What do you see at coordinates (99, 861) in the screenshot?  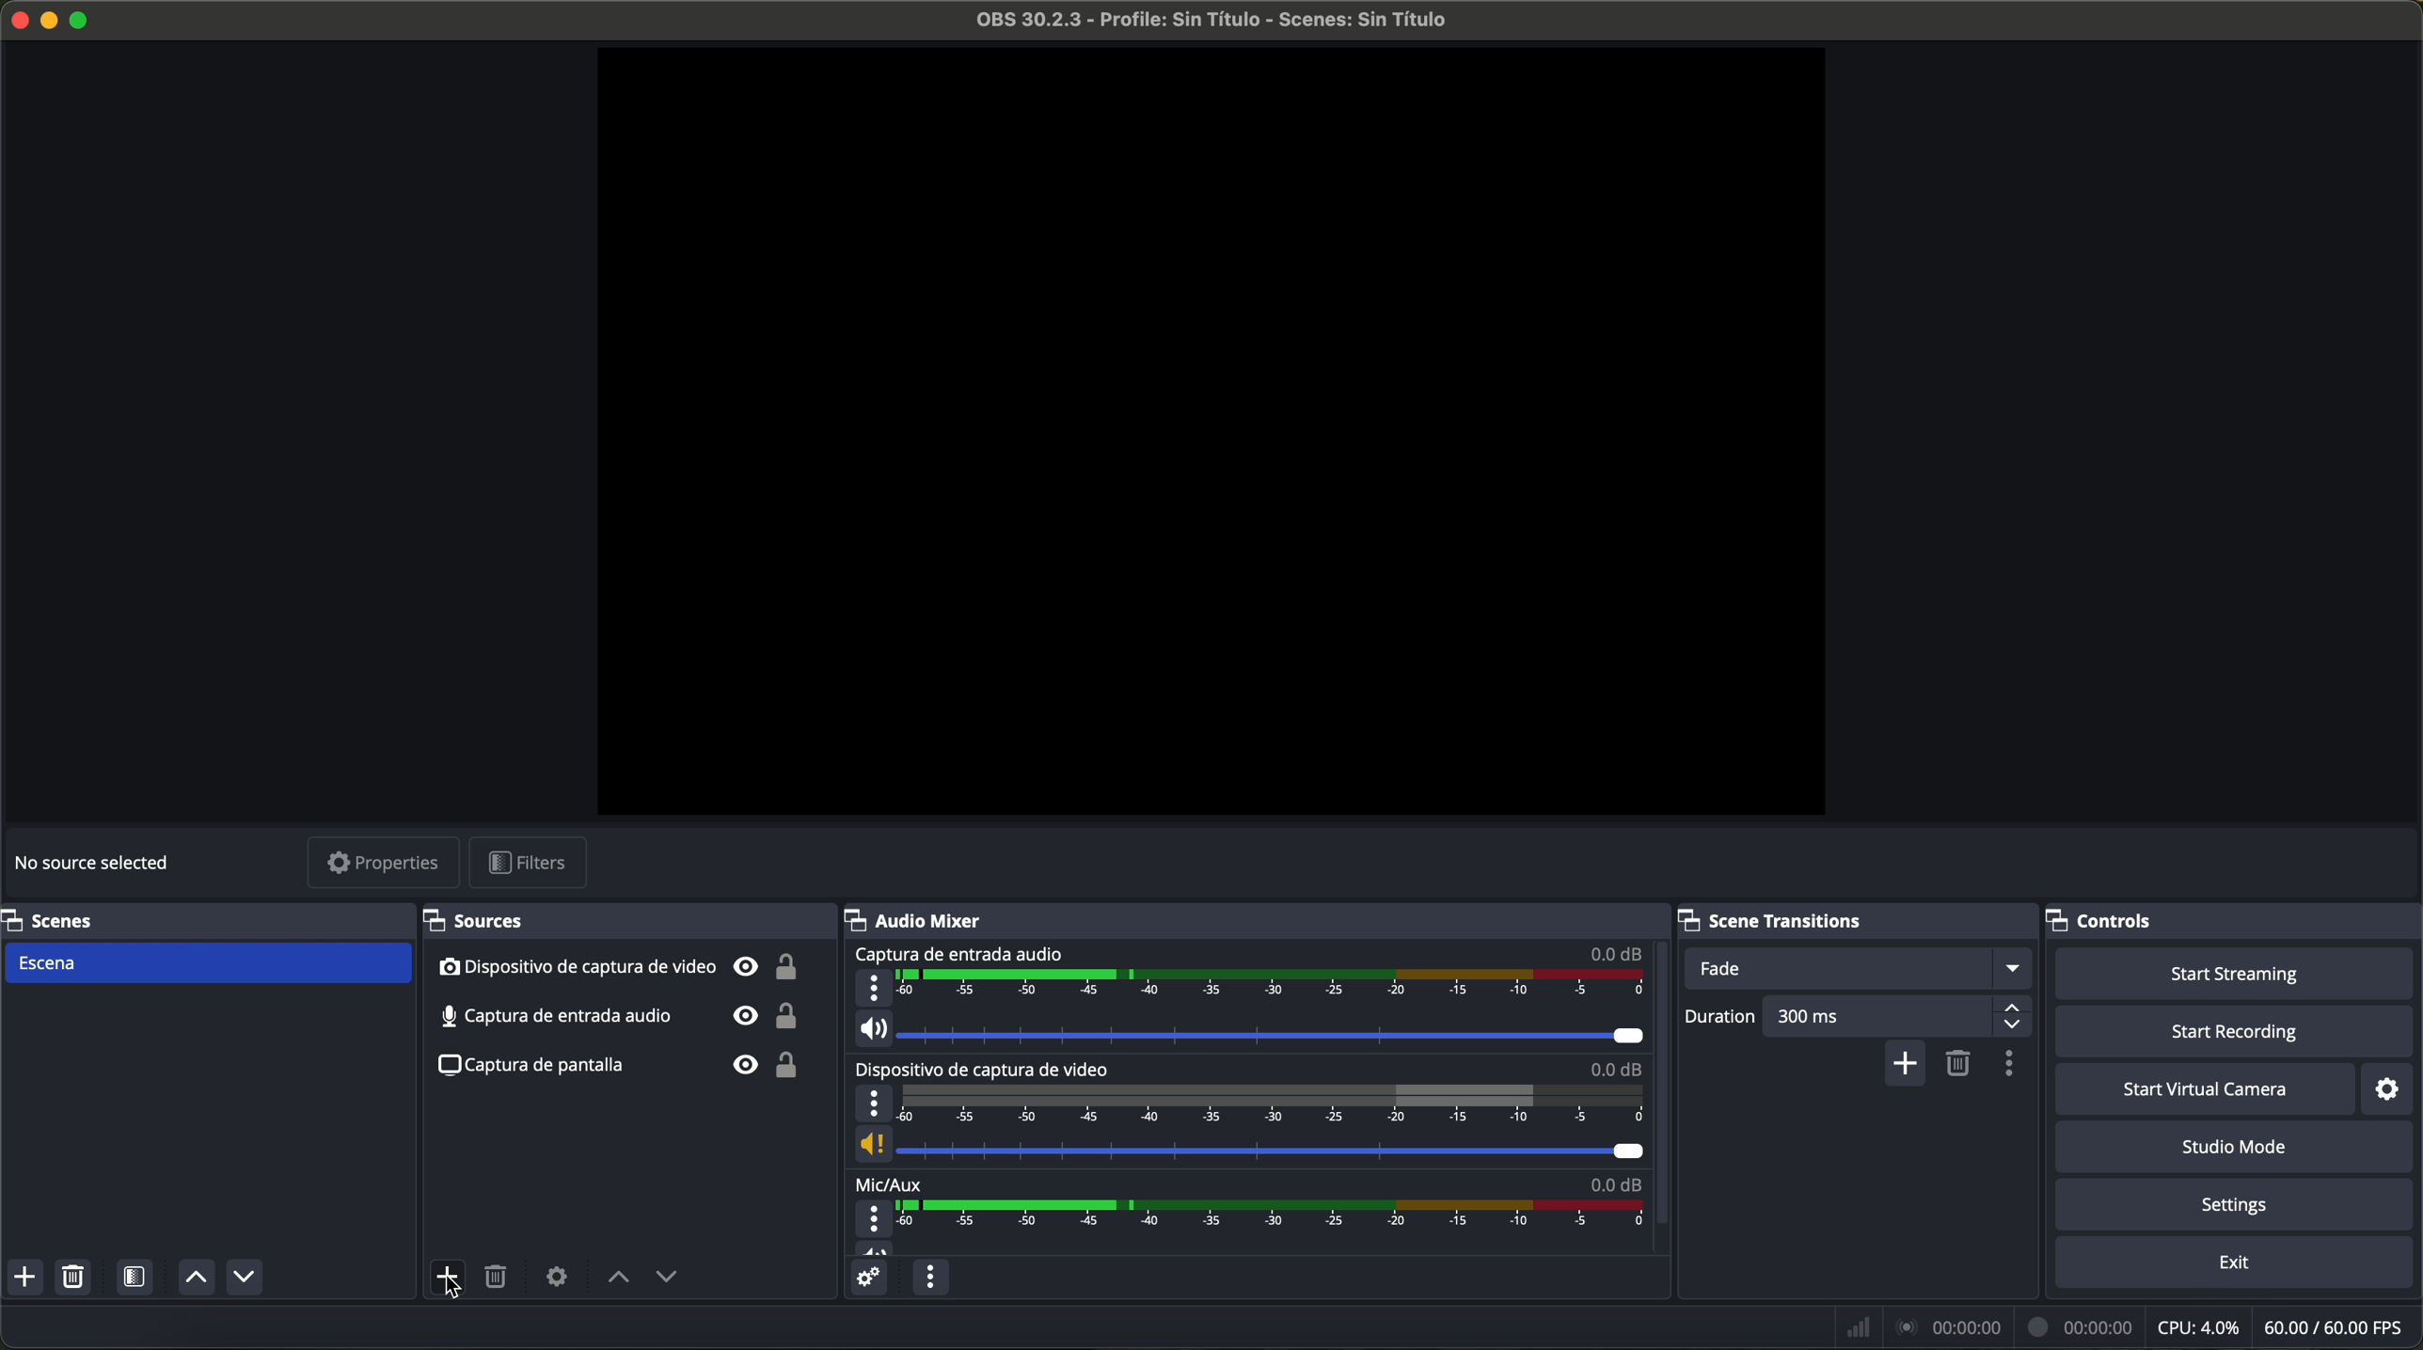 I see `no source selected` at bounding box center [99, 861].